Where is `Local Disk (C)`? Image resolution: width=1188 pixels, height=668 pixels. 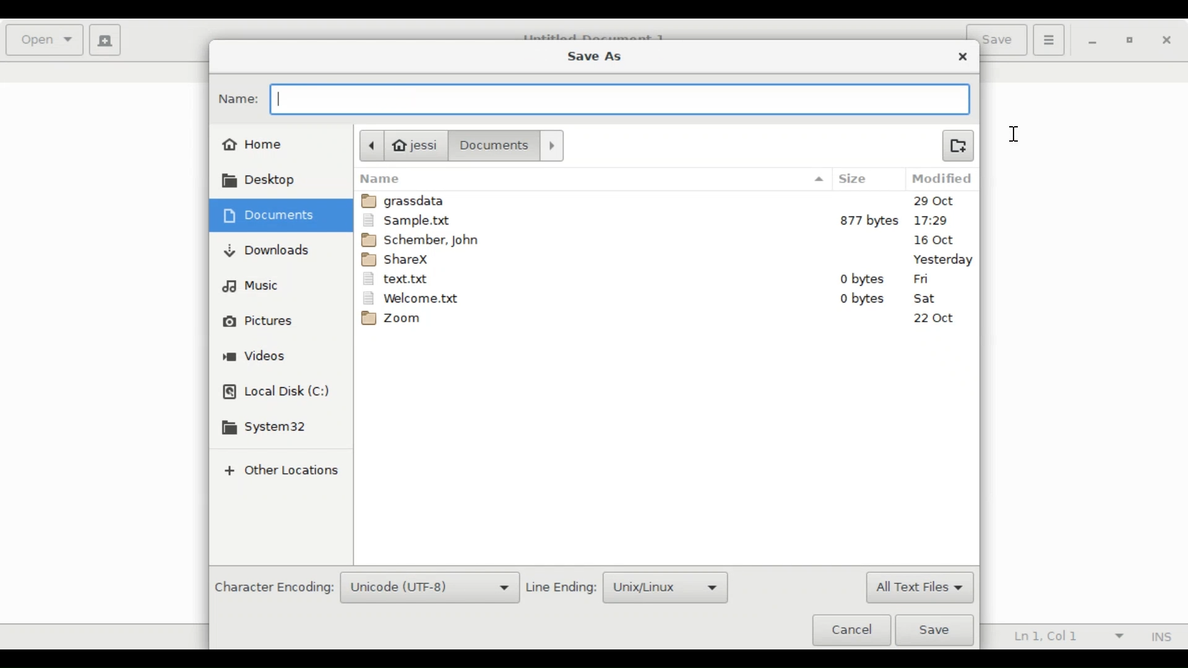 Local Disk (C) is located at coordinates (278, 393).